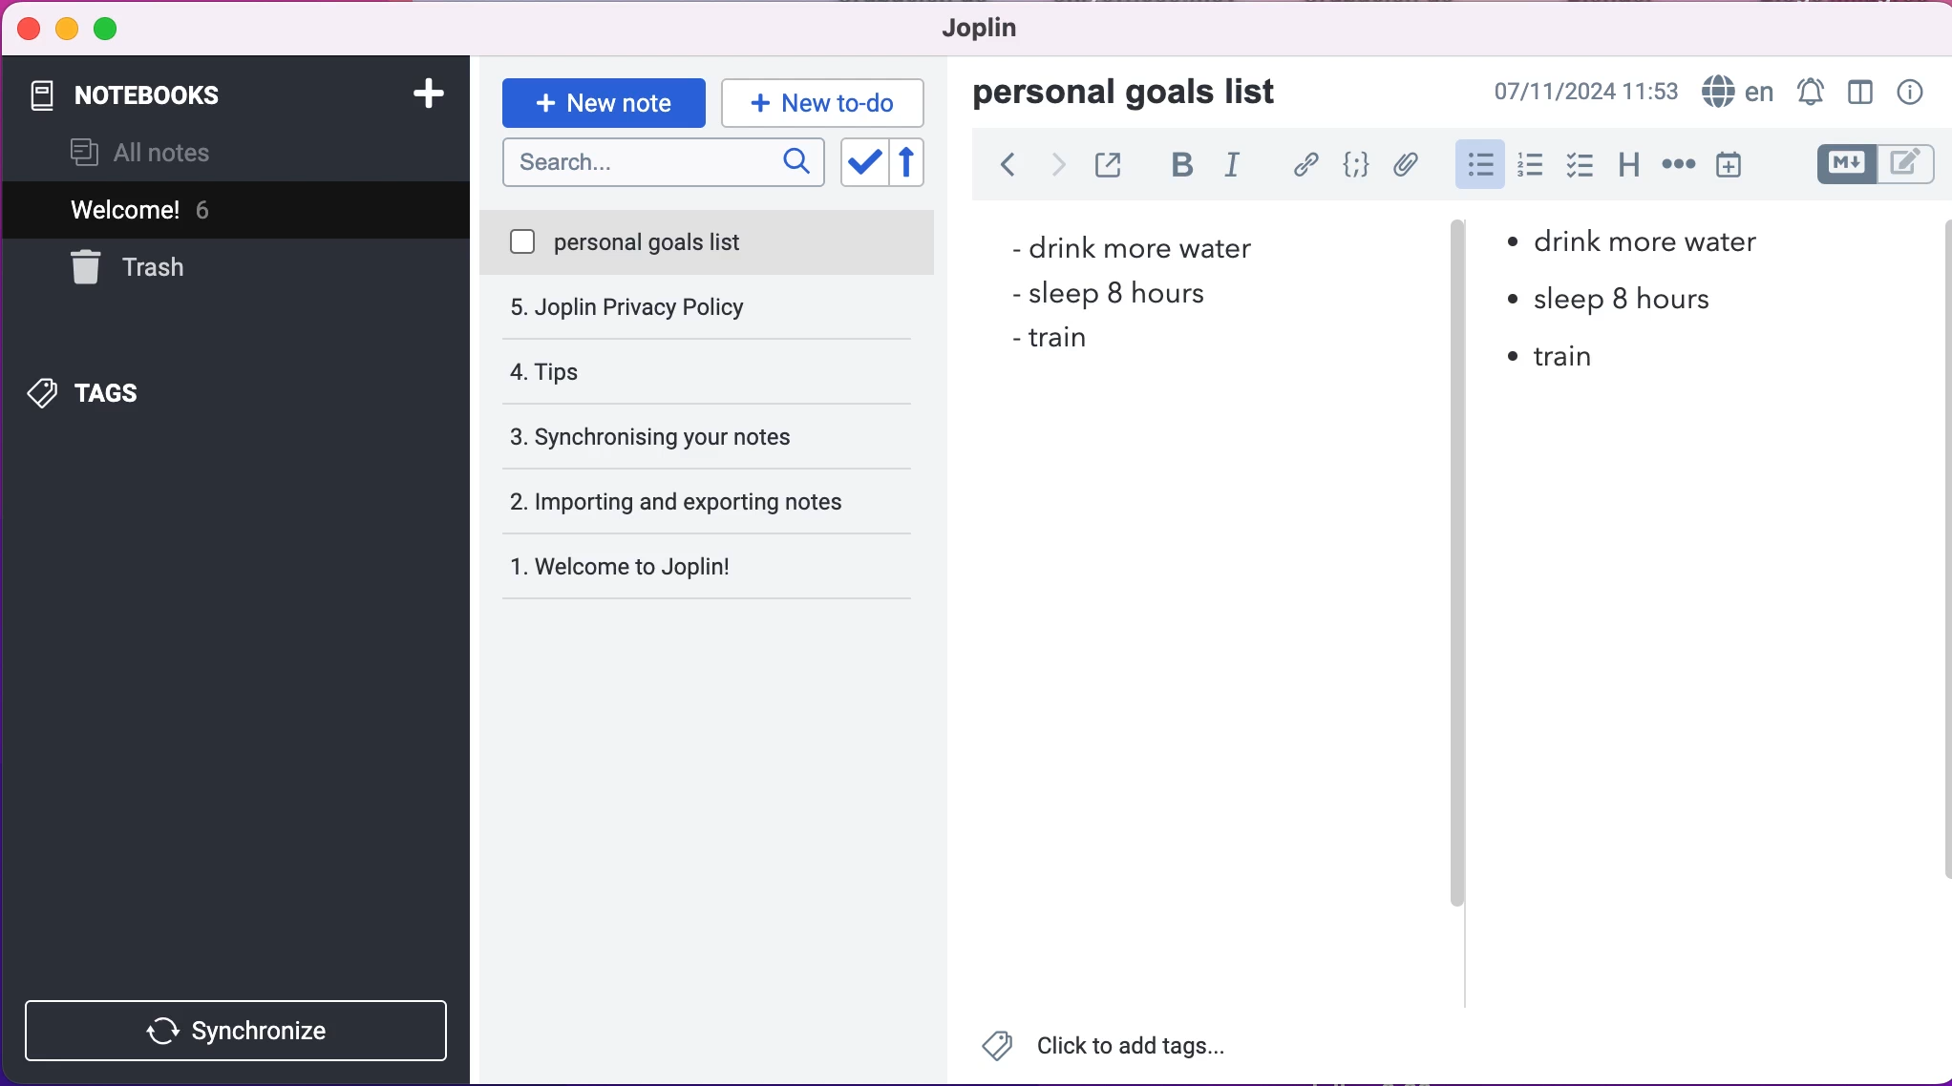 The height and width of the screenshot is (1086, 1952). I want to click on synchronising your notes, so click(709, 371).